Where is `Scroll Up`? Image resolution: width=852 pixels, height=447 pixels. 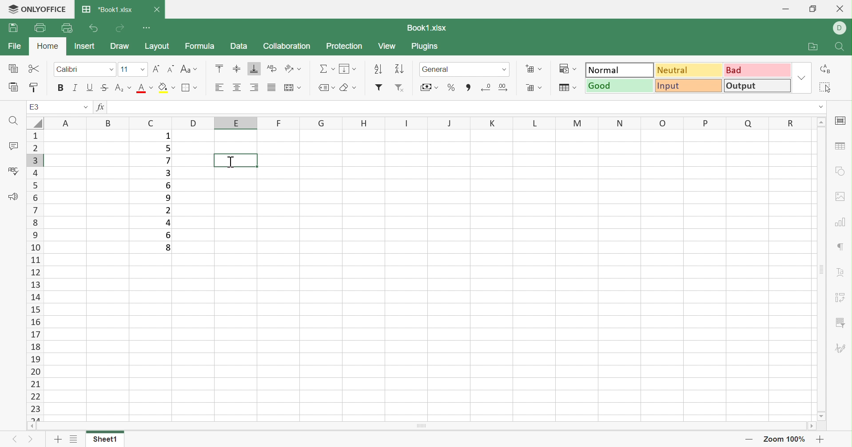 Scroll Up is located at coordinates (820, 122).